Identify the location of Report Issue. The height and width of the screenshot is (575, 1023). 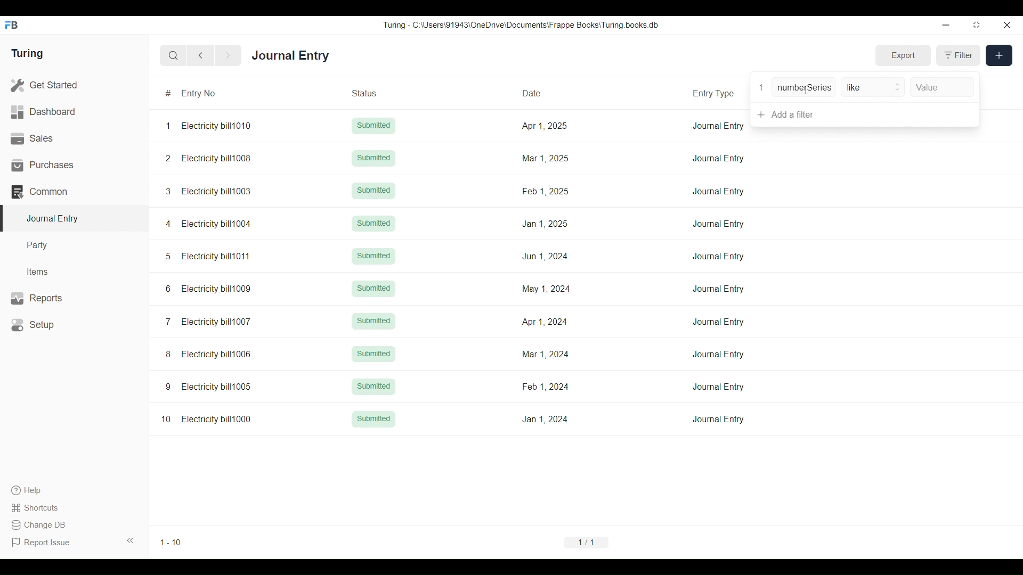
(41, 543).